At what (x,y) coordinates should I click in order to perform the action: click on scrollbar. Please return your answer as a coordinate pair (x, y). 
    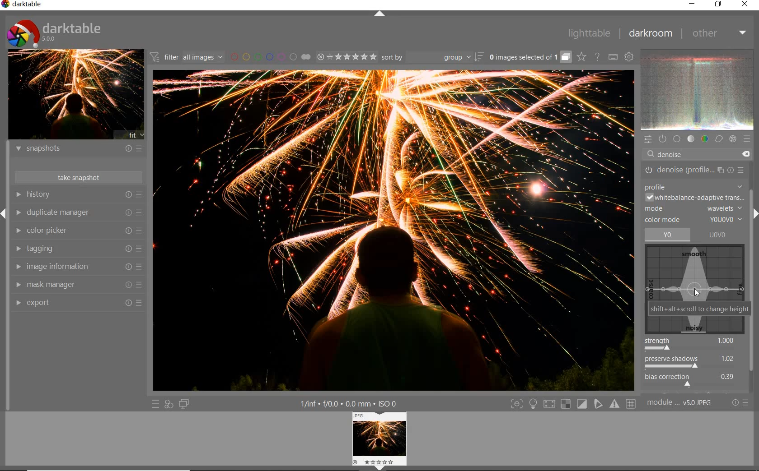
    Looking at the image, I should click on (752, 272).